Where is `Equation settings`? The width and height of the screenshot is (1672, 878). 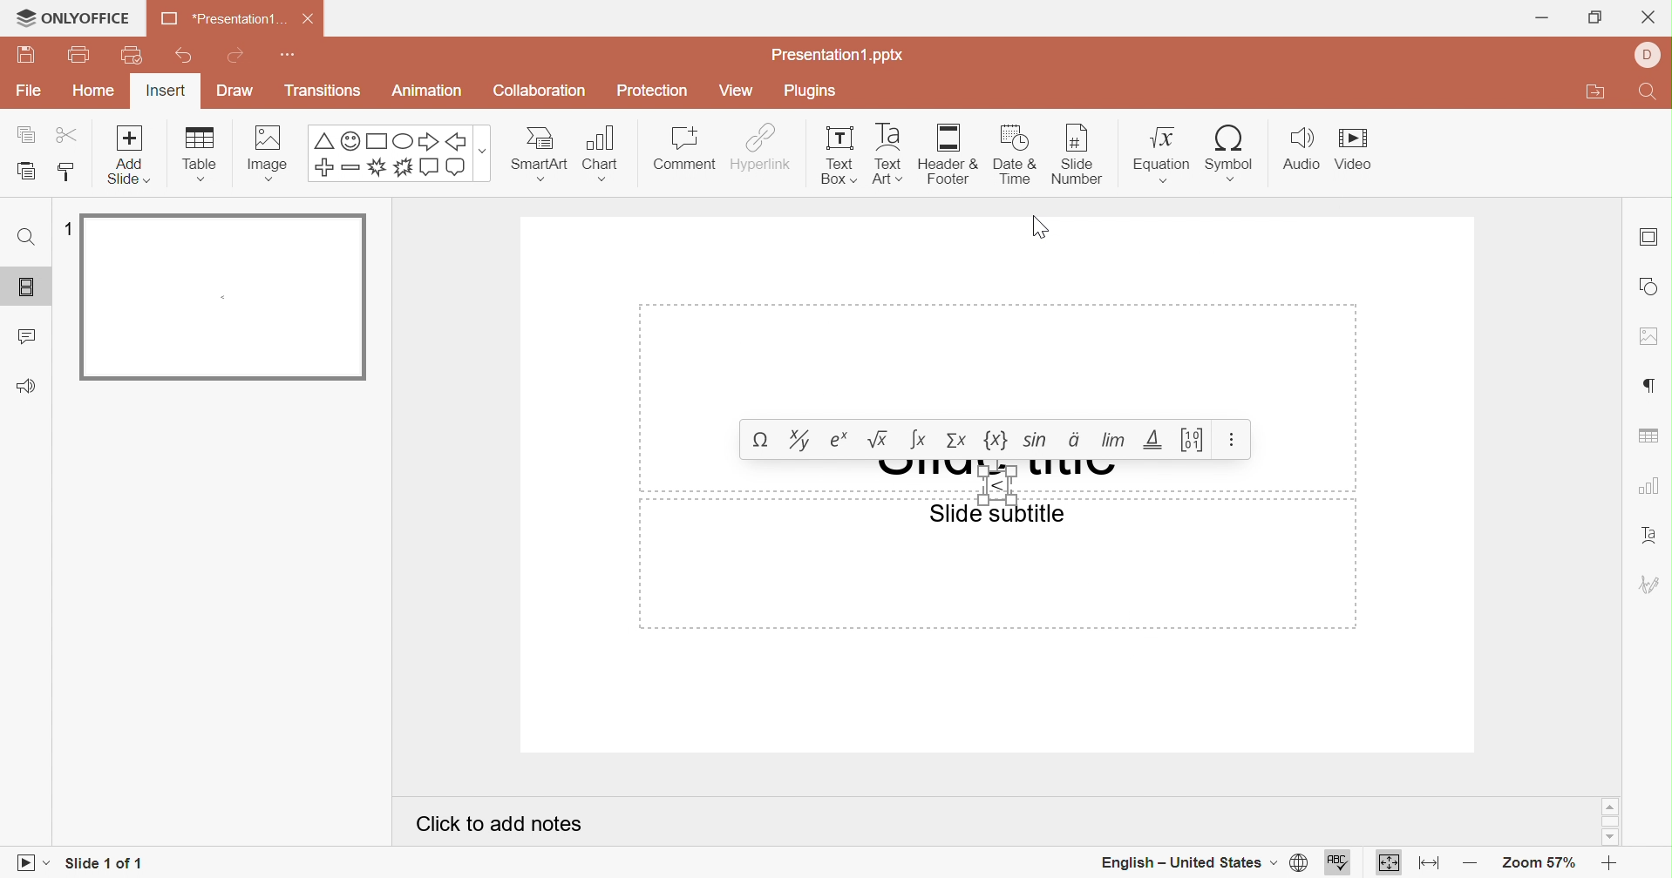 Equation settings is located at coordinates (1234, 440).